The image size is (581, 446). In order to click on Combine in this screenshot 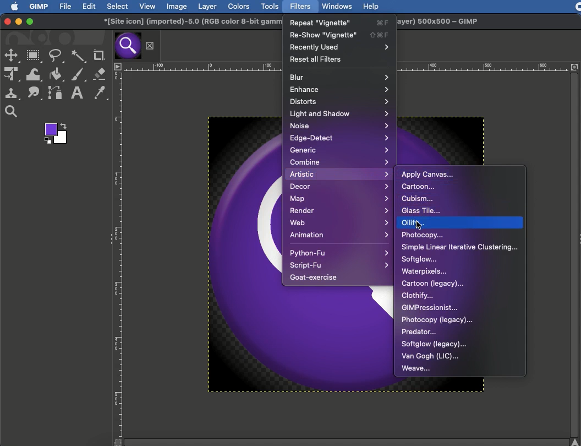, I will do `click(340, 162)`.